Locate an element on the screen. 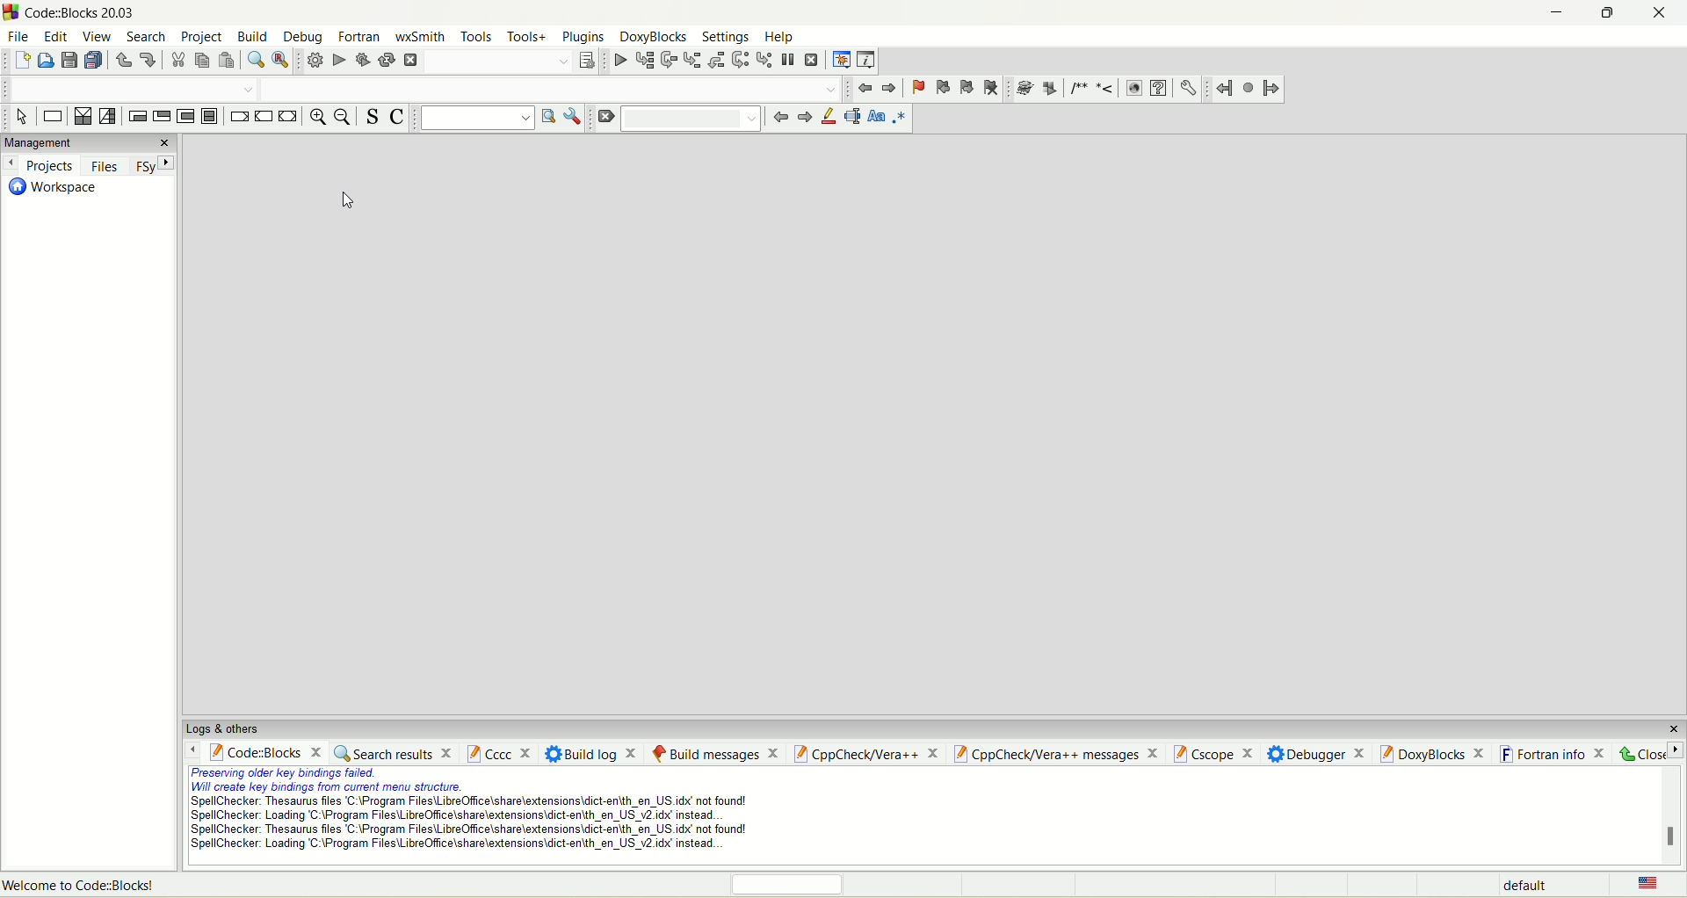 Image resolution: width=1687 pixels, height=898 pixels. language is located at coordinates (1646, 884).